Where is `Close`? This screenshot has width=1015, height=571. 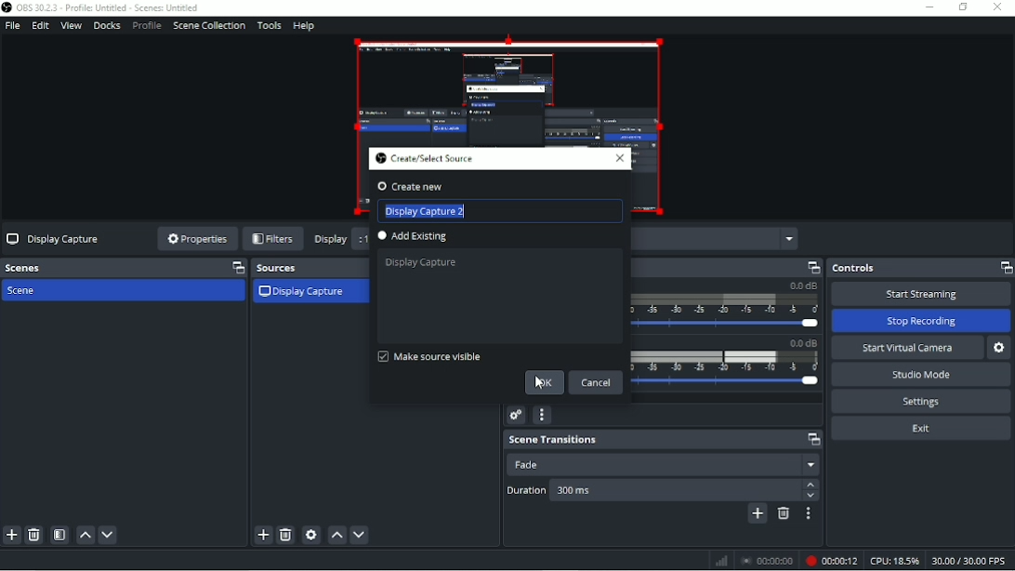 Close is located at coordinates (999, 8).